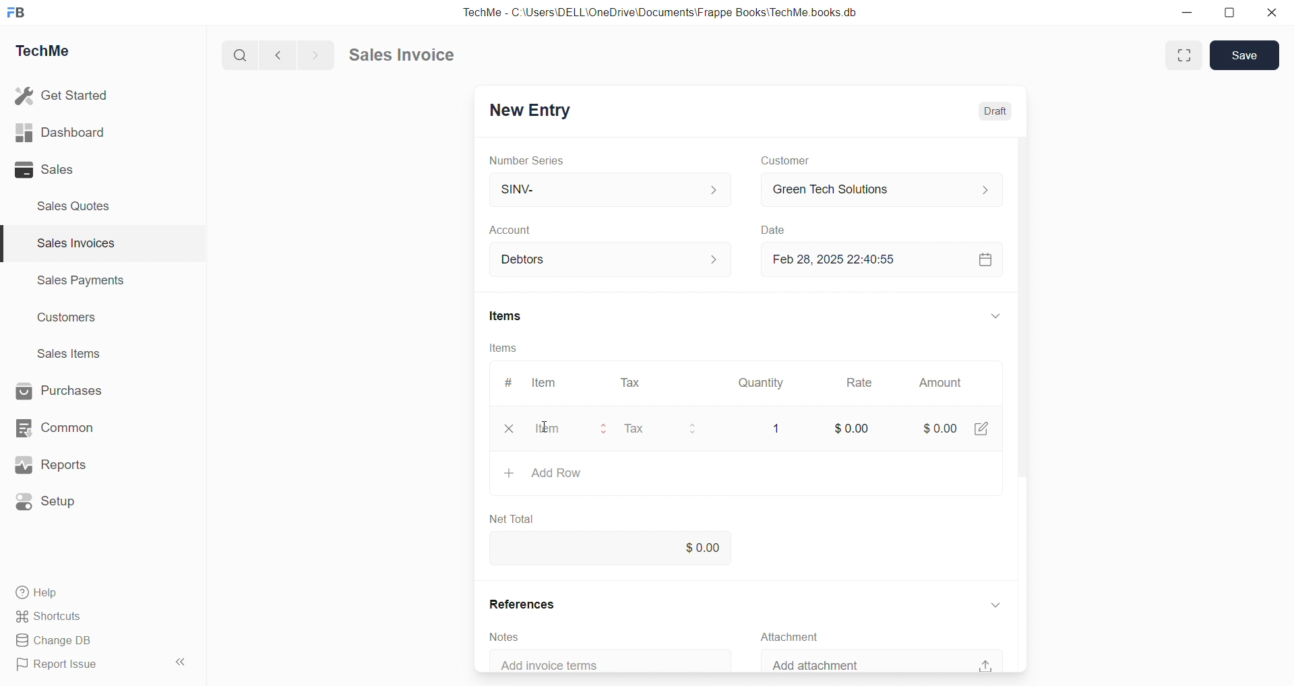 This screenshot has height=686, width=1294. Describe the element at coordinates (612, 259) in the screenshot. I see `Debtors` at that location.